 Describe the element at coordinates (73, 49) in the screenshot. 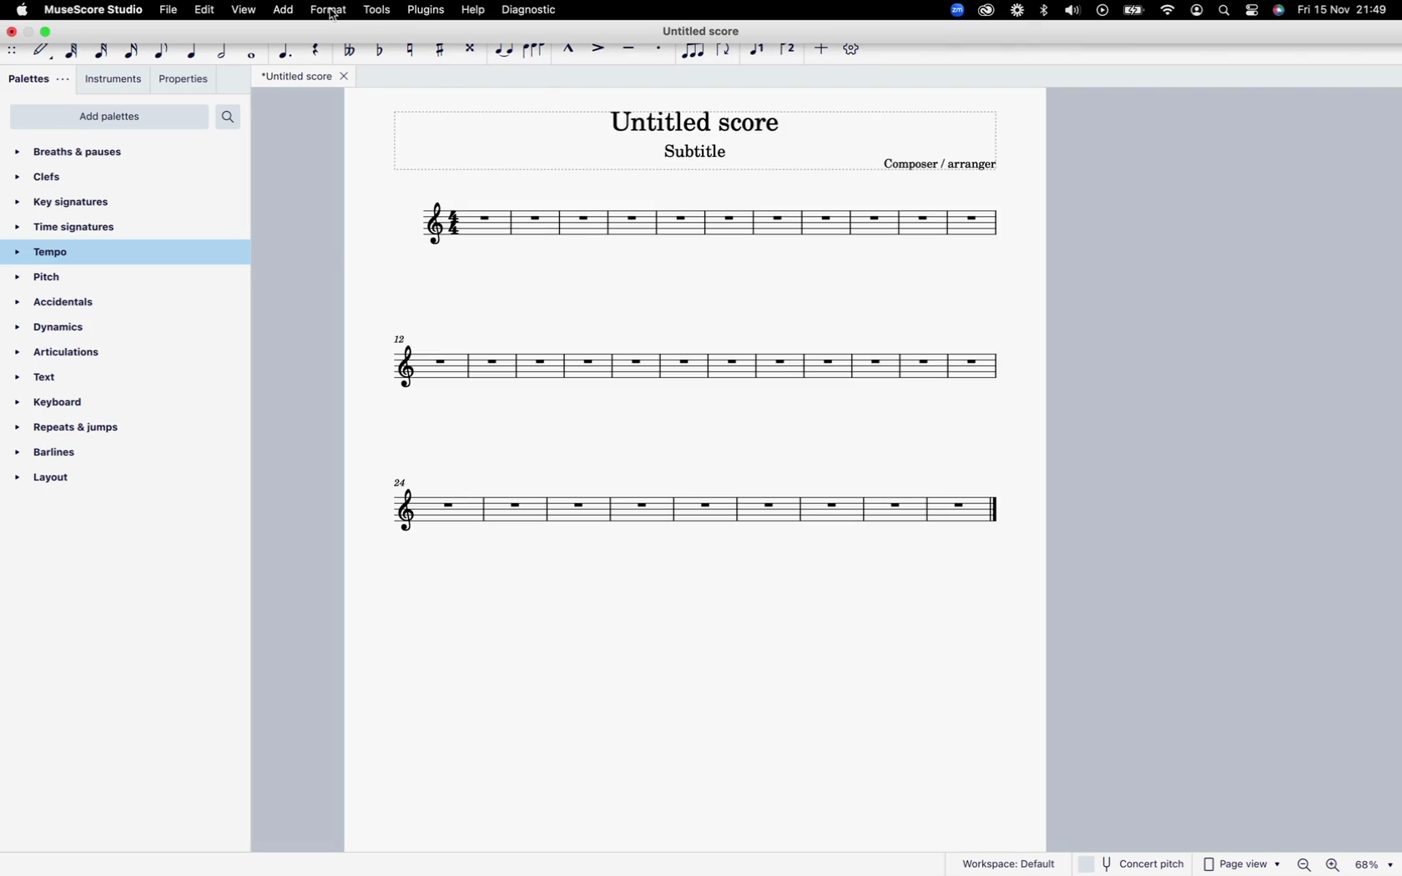

I see `64th note` at that location.